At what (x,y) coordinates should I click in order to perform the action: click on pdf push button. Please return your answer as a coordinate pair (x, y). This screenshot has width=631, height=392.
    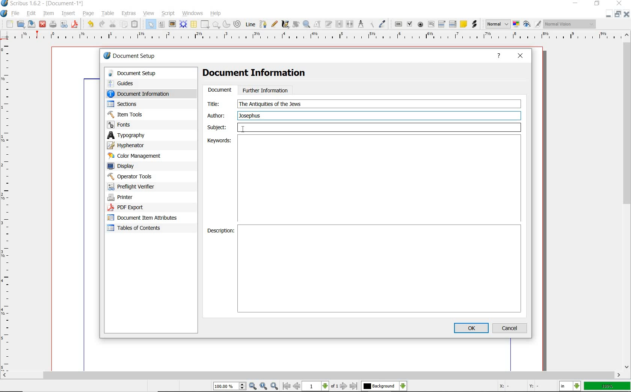
    Looking at the image, I should click on (398, 24).